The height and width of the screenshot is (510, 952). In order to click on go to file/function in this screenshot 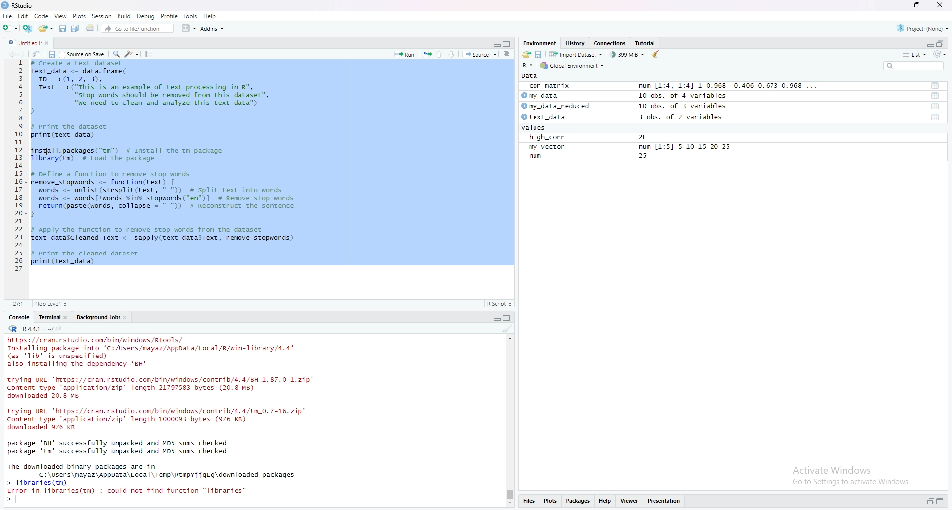, I will do `click(138, 29)`.